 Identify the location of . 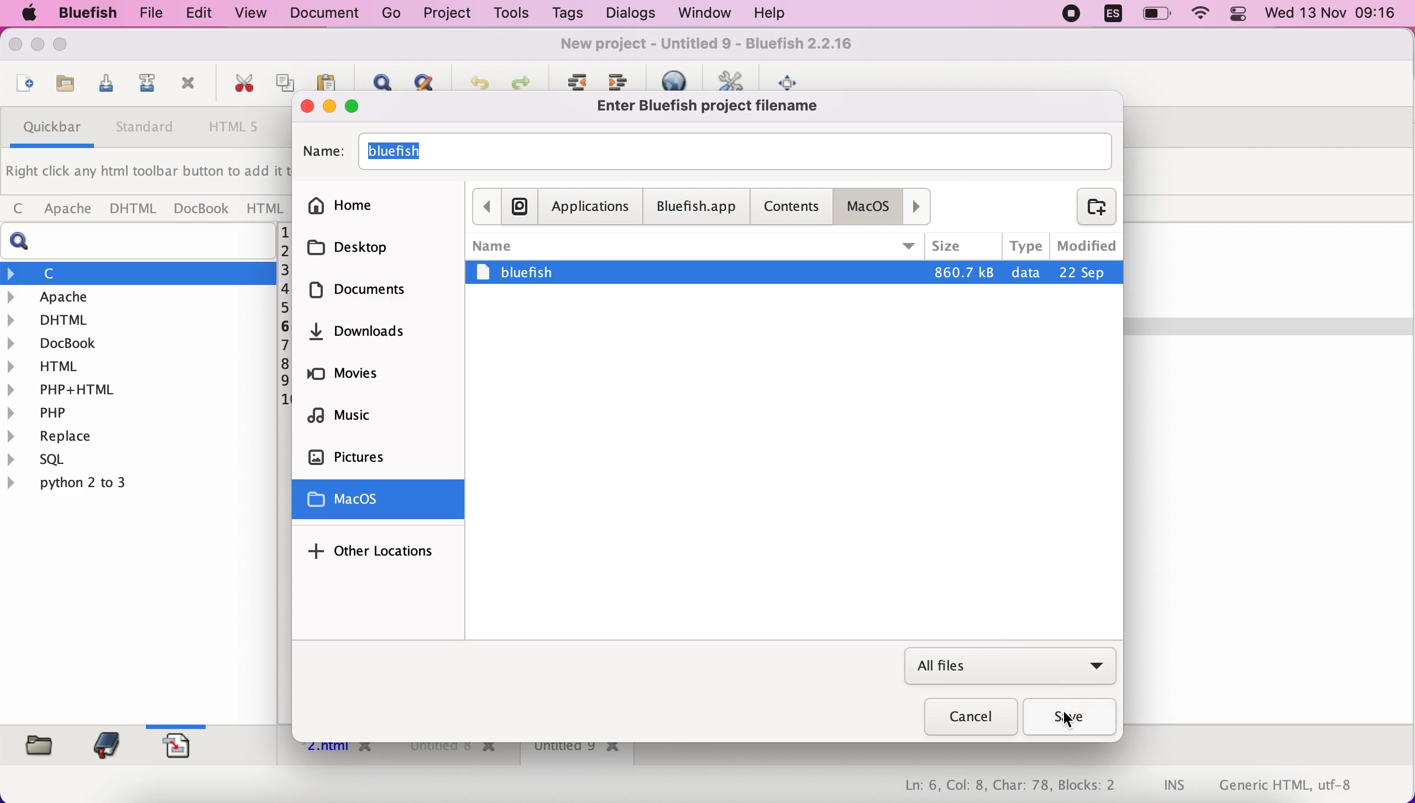
(185, 83).